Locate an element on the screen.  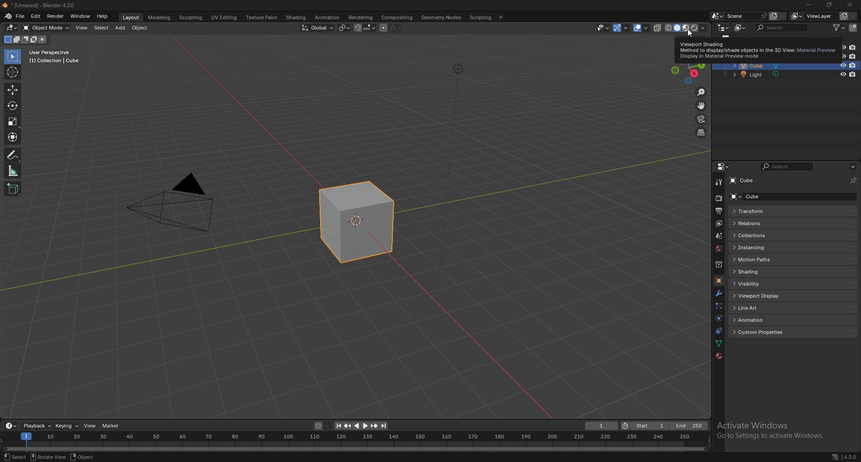
close is located at coordinates (848, 6).